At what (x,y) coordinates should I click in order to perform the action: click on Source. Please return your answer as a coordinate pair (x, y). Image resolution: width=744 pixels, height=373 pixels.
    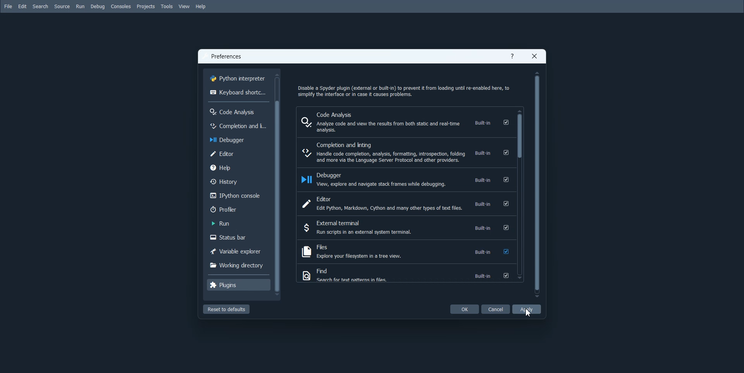
    Looking at the image, I should click on (62, 7).